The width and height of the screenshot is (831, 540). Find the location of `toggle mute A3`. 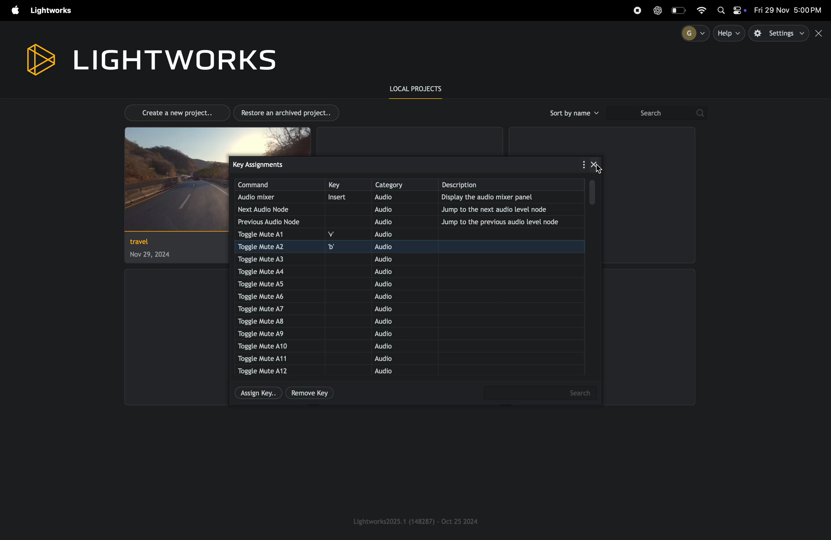

toggle mute A3 is located at coordinates (274, 258).